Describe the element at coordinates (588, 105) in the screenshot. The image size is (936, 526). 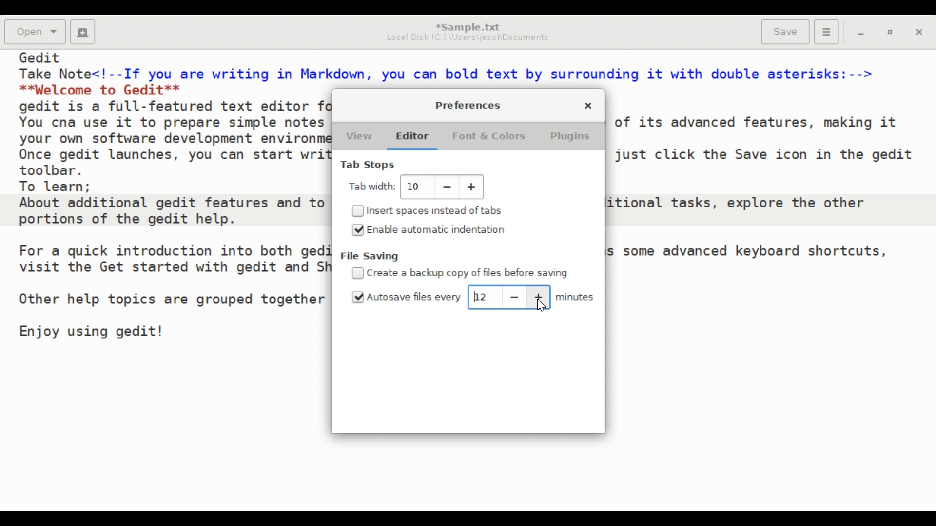
I see `Close` at that location.